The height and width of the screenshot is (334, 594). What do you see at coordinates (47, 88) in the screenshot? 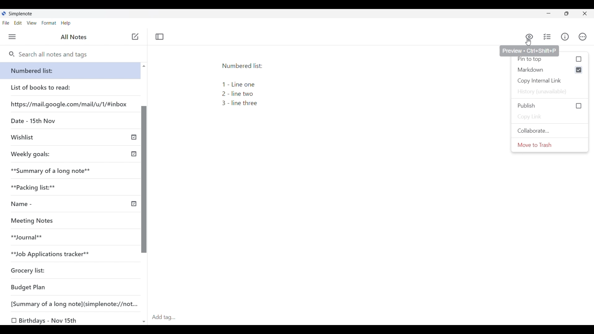
I see `List of books to read:` at bounding box center [47, 88].